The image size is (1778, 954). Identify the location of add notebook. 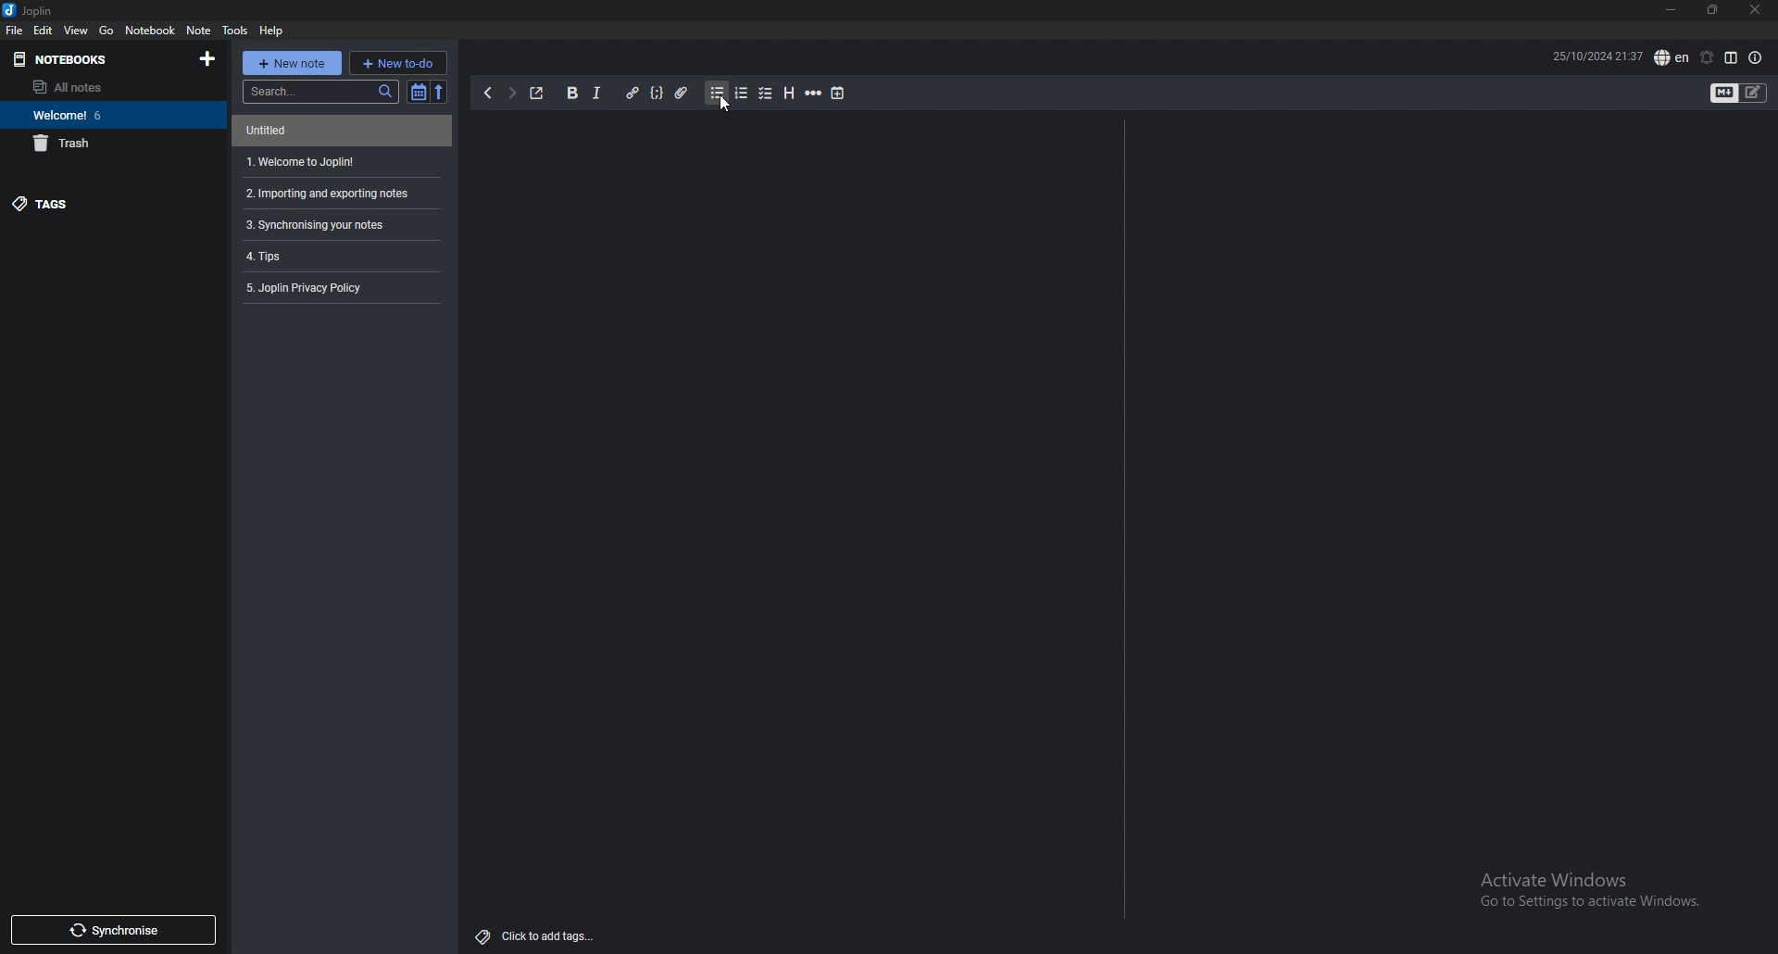
(206, 58).